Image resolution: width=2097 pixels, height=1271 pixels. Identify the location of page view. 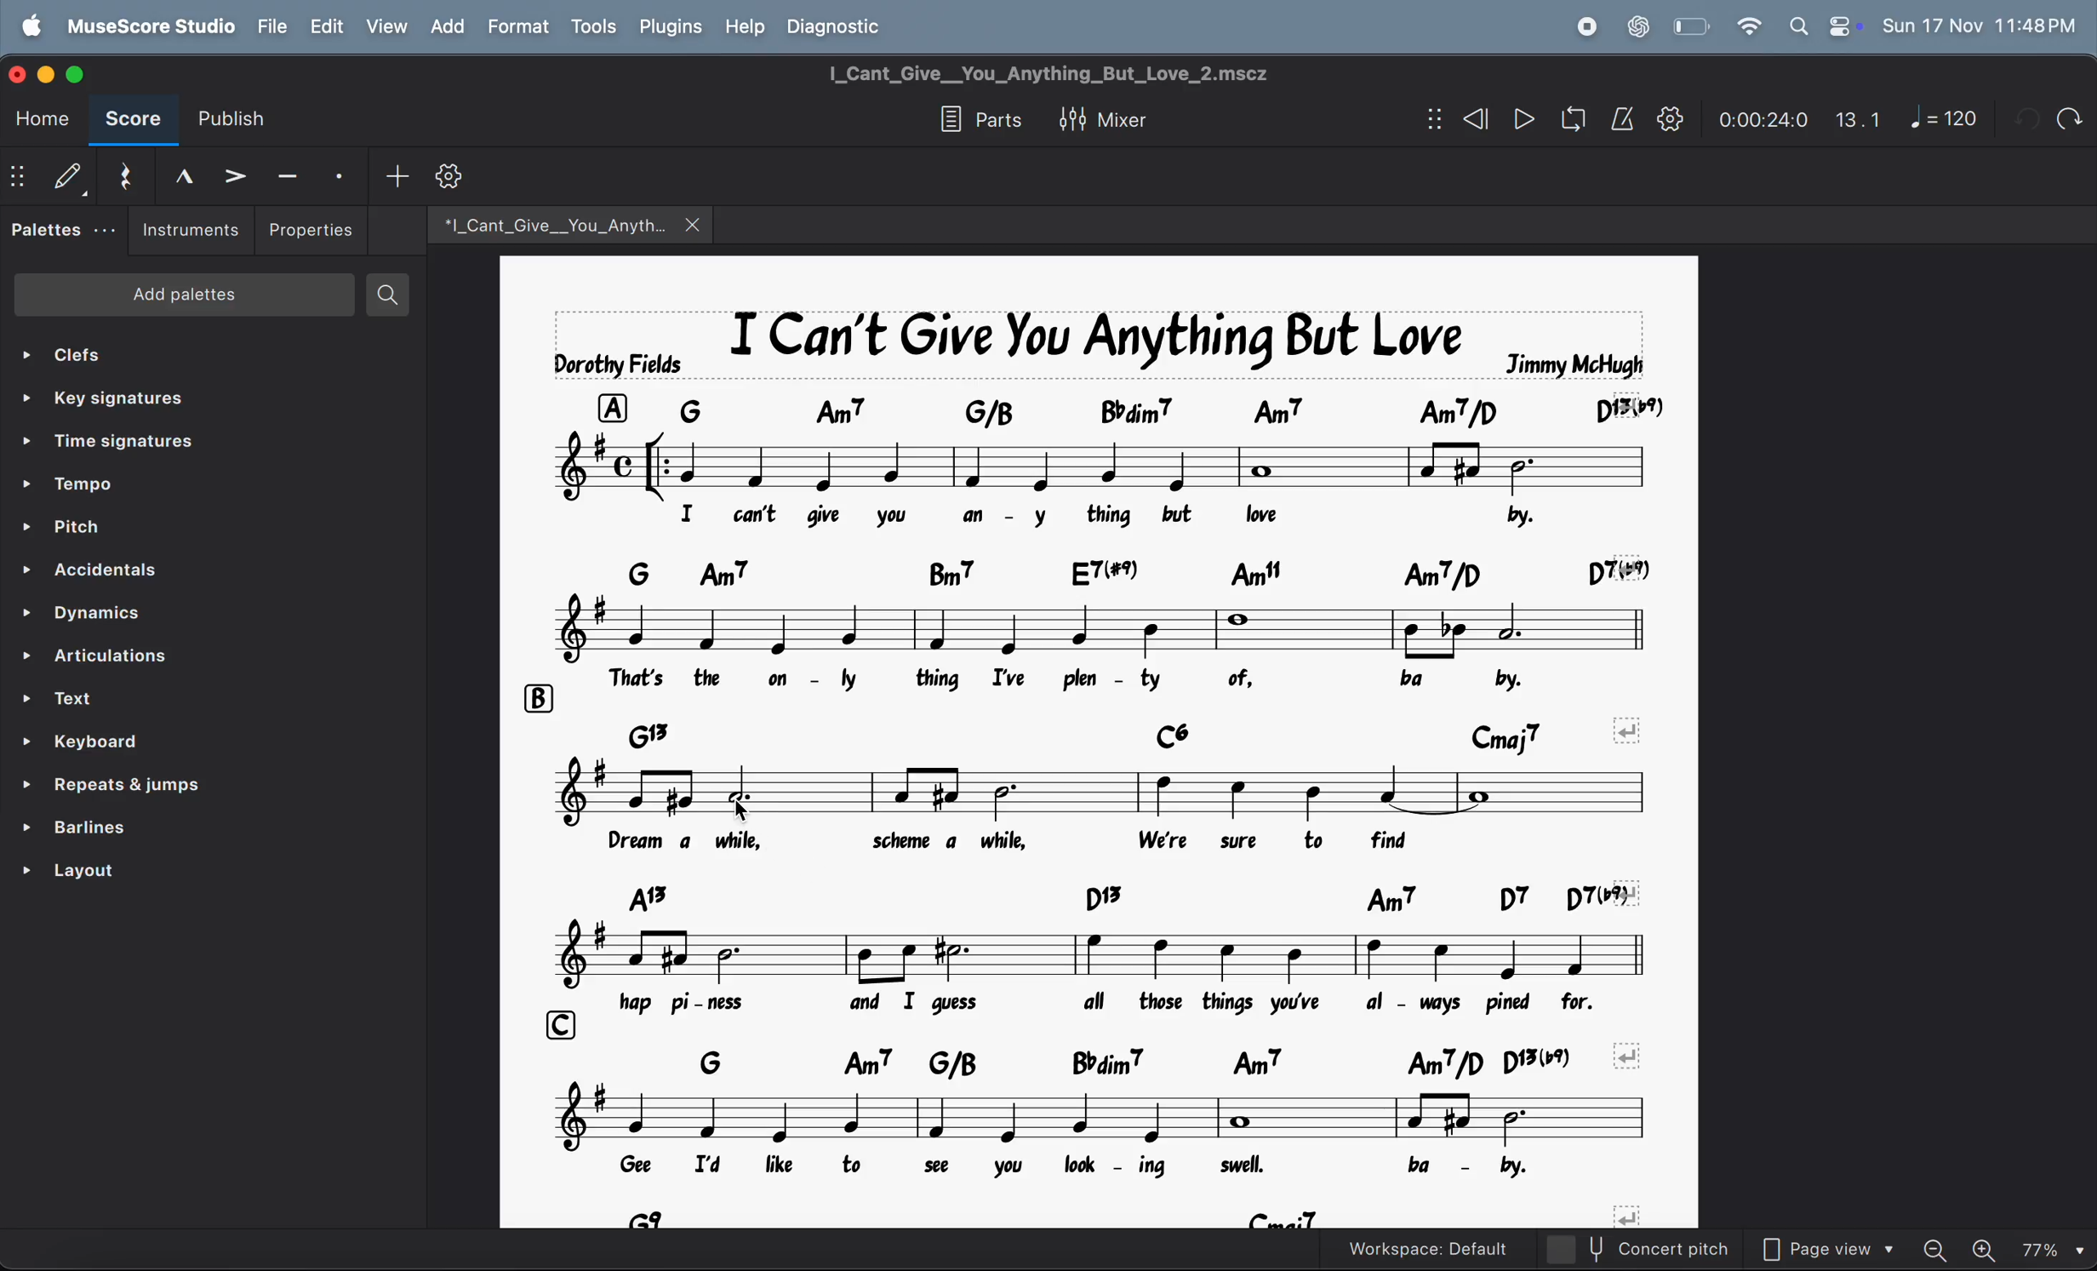
(1827, 1249).